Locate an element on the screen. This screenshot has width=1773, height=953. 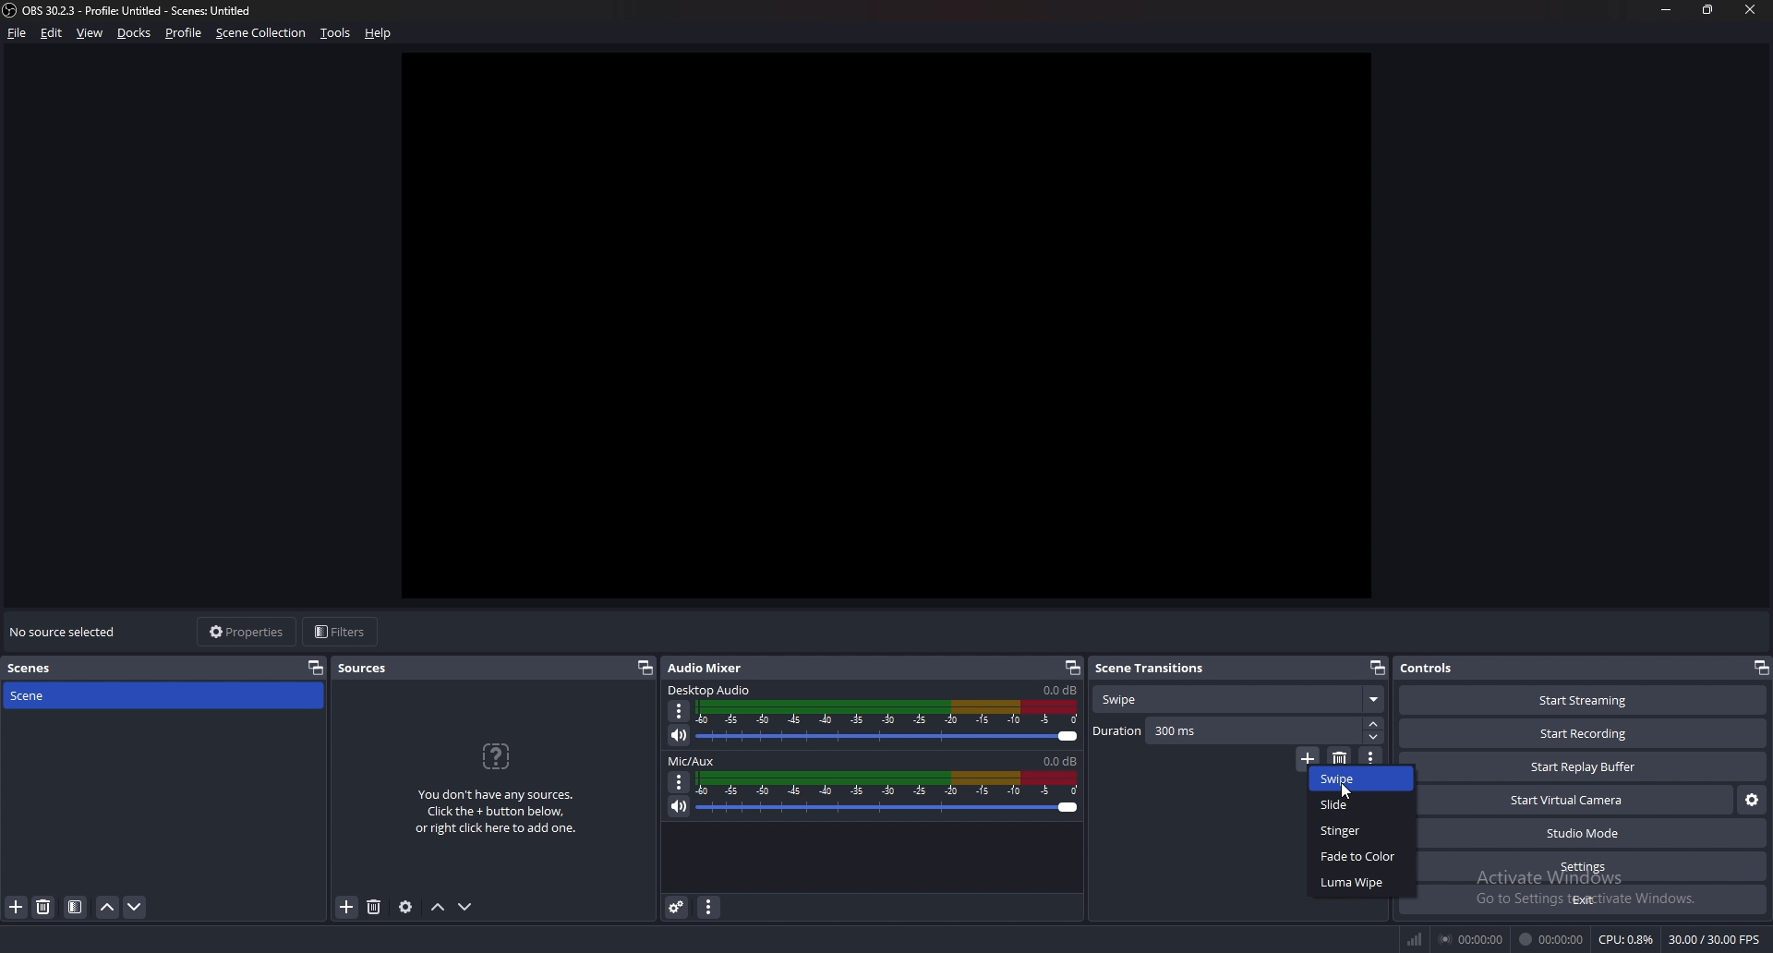
start recording is located at coordinates (1584, 734).